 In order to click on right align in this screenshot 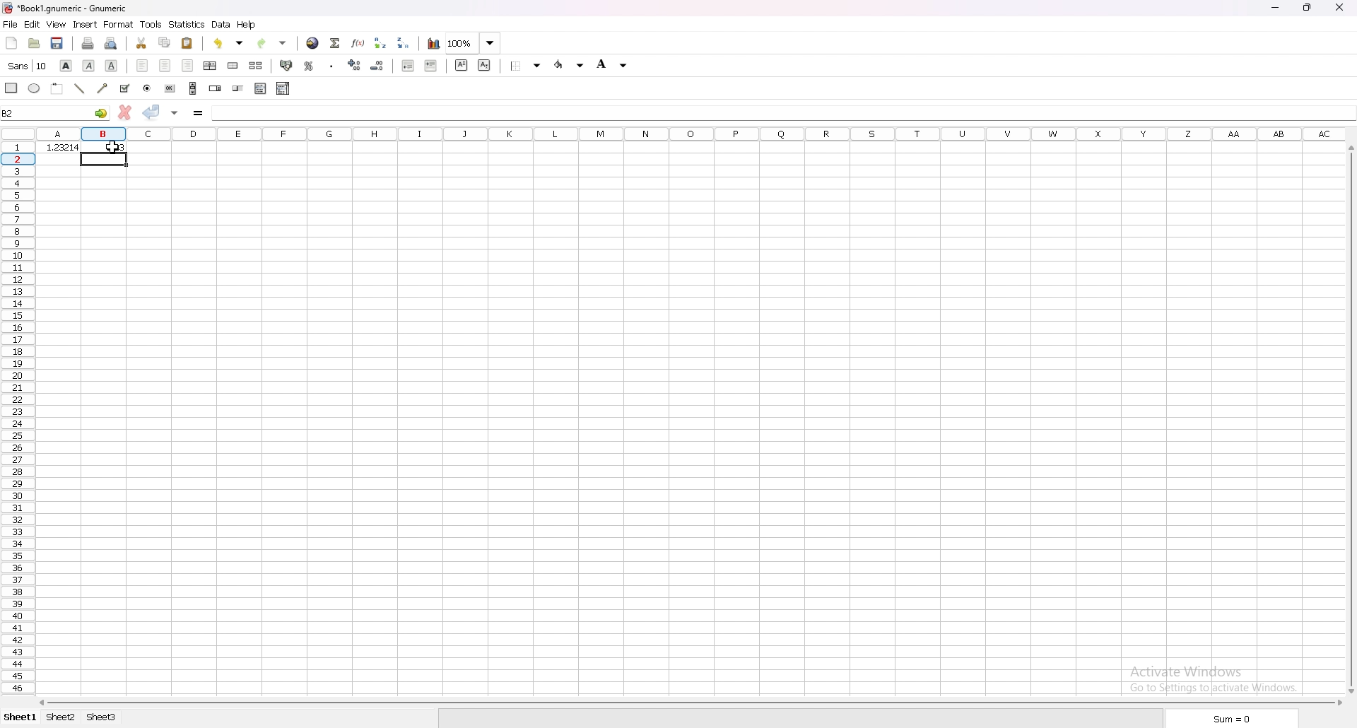, I will do `click(187, 66)`.